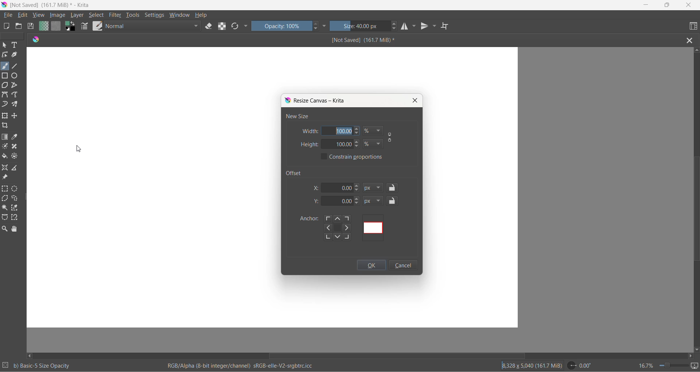  What do you see at coordinates (696, 210) in the screenshot?
I see `vertical scroll bar` at bounding box center [696, 210].